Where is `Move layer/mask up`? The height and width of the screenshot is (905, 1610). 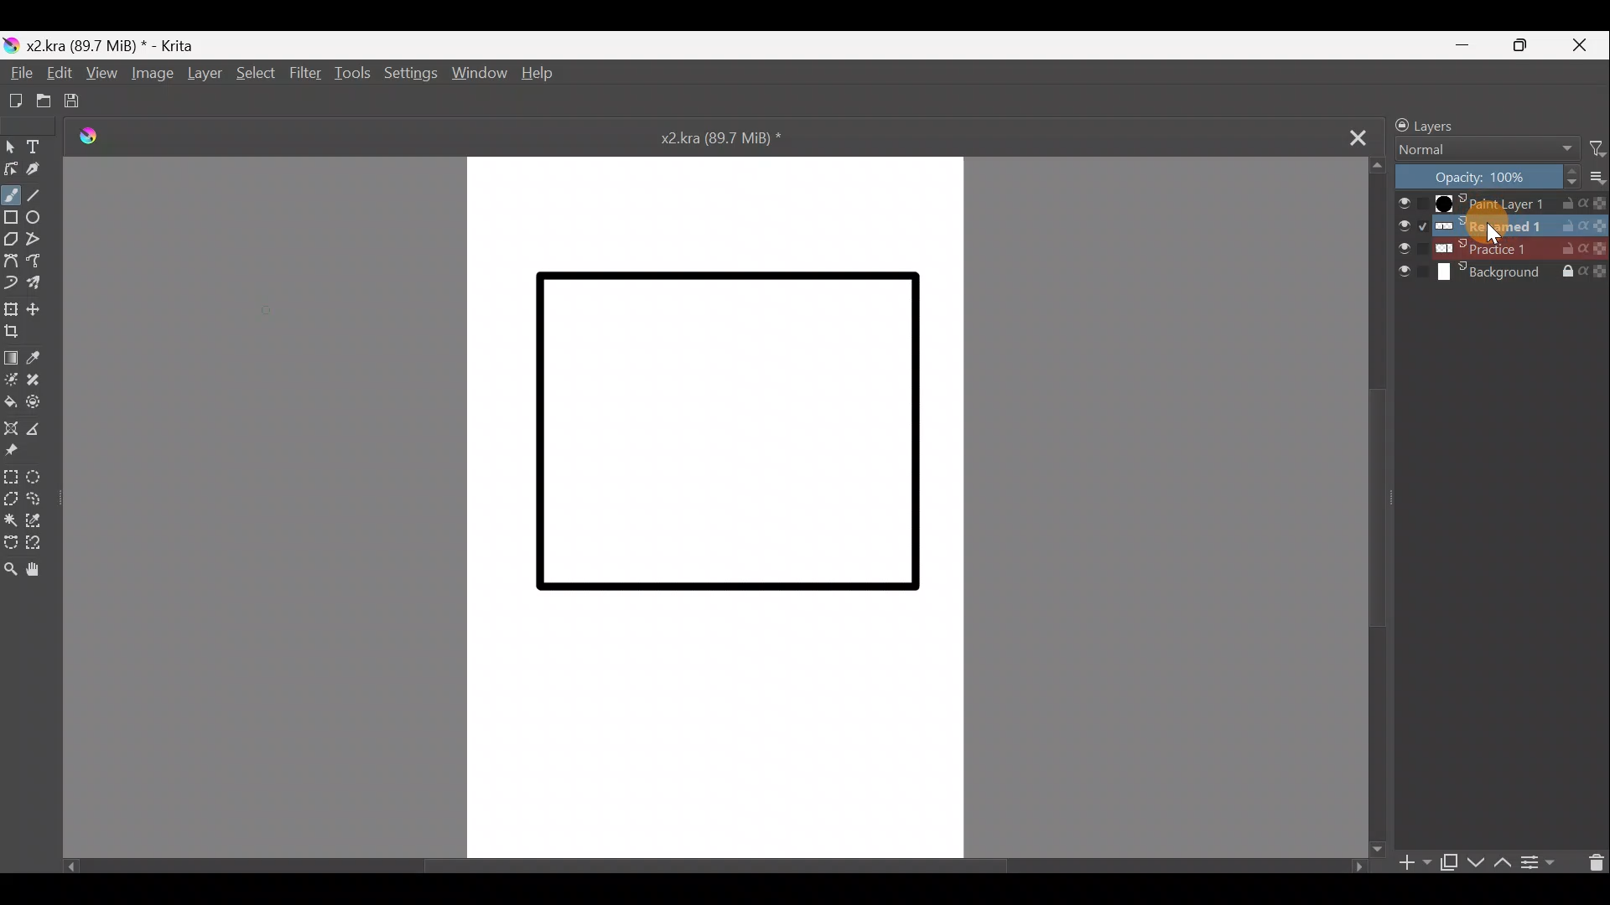 Move layer/mask up is located at coordinates (1504, 862).